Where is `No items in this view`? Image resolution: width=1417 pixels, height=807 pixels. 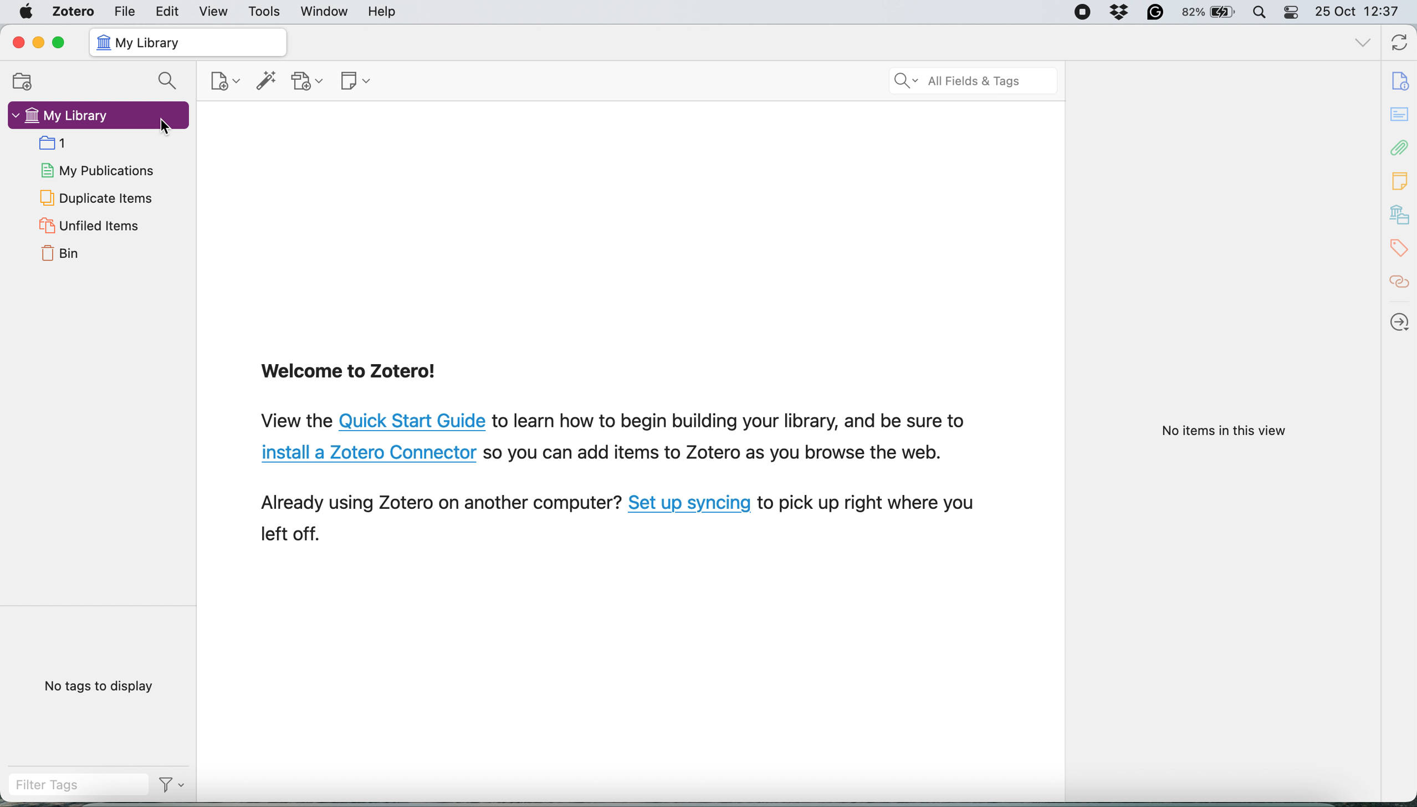 No items in this view is located at coordinates (1226, 431).